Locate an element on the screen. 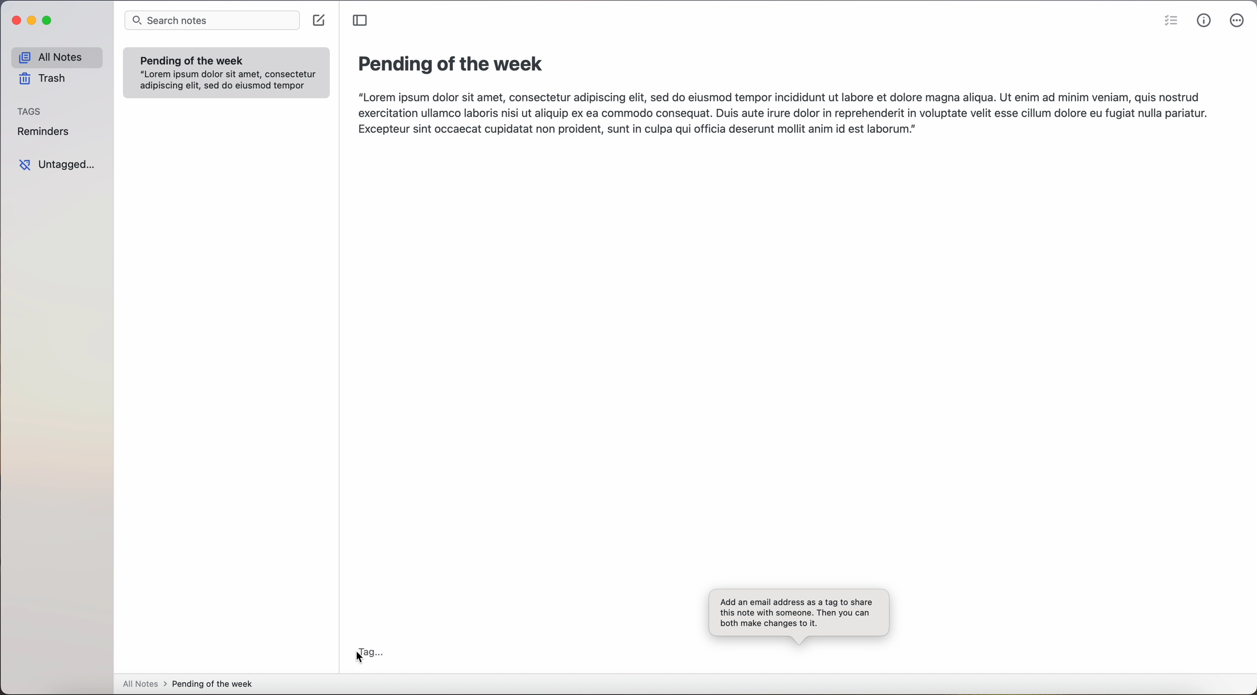  untagged is located at coordinates (59, 166).